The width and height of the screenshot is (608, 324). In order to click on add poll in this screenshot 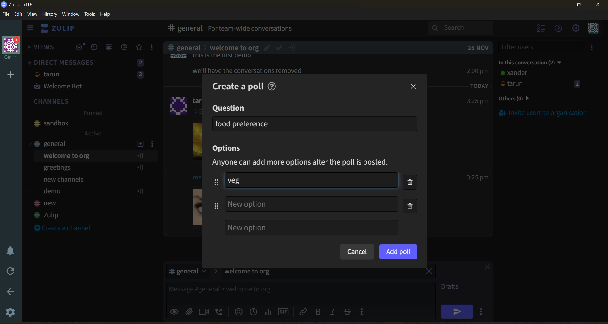, I will do `click(398, 251)`.